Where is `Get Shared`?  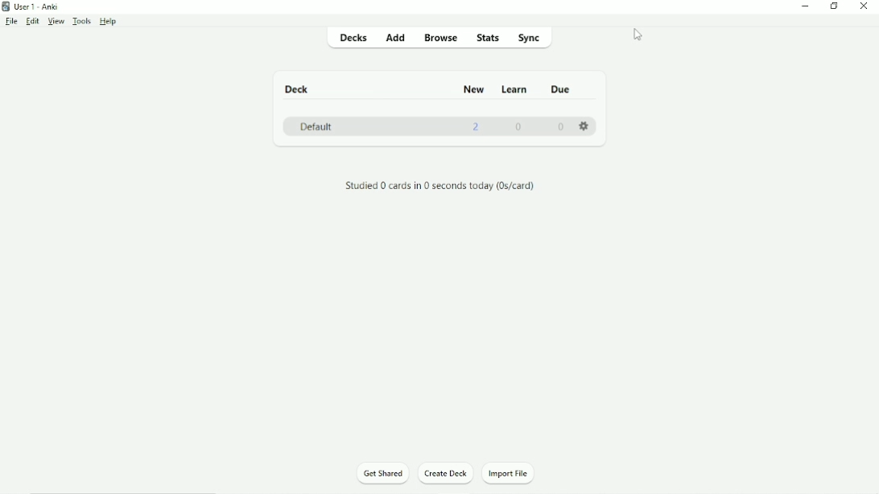
Get Shared is located at coordinates (383, 474).